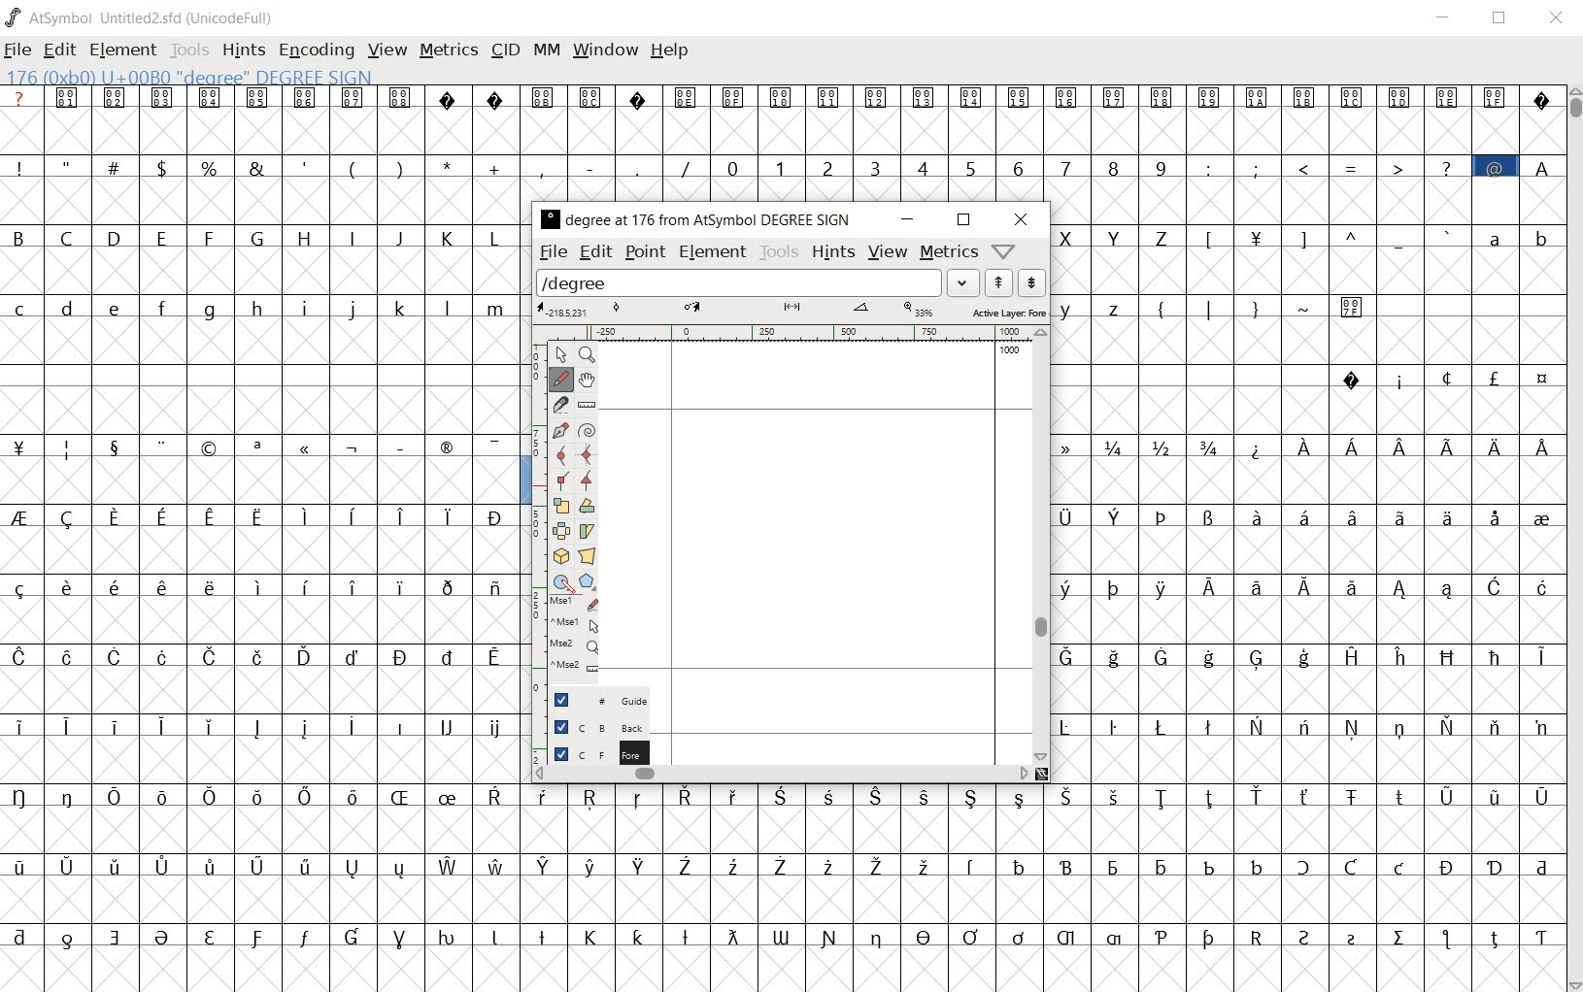 The width and height of the screenshot is (1583, 992). What do you see at coordinates (1329, 167) in the screenshot?
I see `special characters` at bounding box center [1329, 167].